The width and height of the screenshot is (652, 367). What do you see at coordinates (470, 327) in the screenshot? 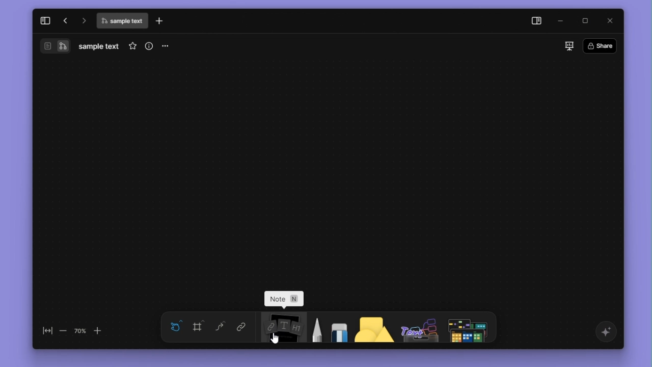
I see `more shapes` at bounding box center [470, 327].